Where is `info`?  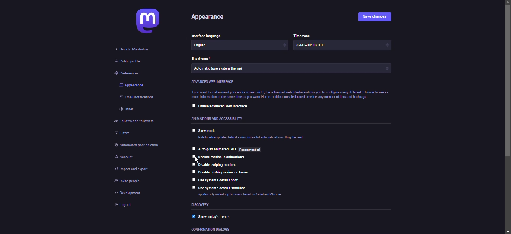 info is located at coordinates (293, 94).